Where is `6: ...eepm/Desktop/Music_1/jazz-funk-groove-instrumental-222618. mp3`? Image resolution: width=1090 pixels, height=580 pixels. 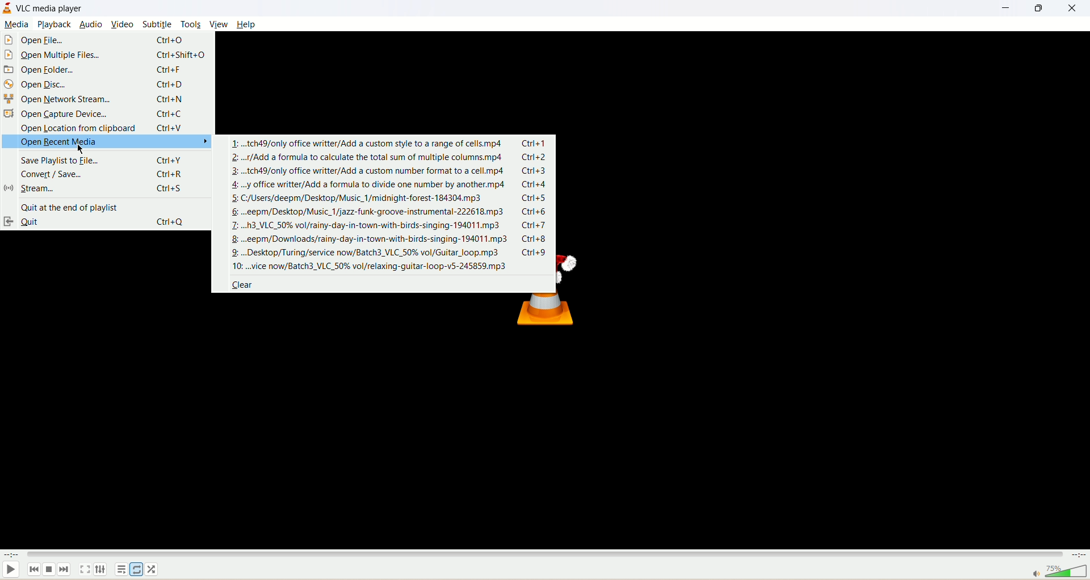
6: ...eepm/Desktop/Music_1/jazz-funk-groove-instrumental-222618. mp3 is located at coordinates (371, 212).